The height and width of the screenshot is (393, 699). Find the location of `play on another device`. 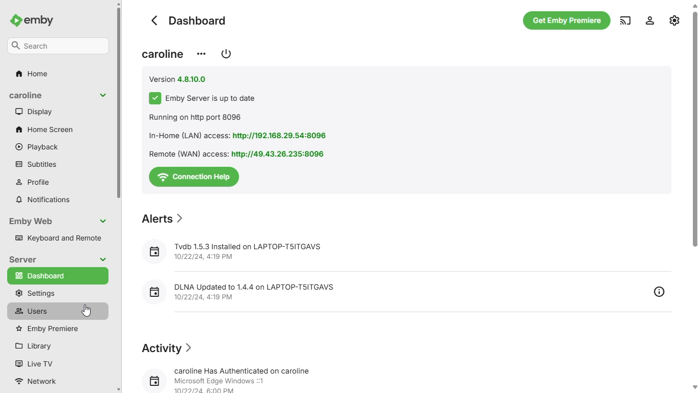

play on another device is located at coordinates (626, 20).